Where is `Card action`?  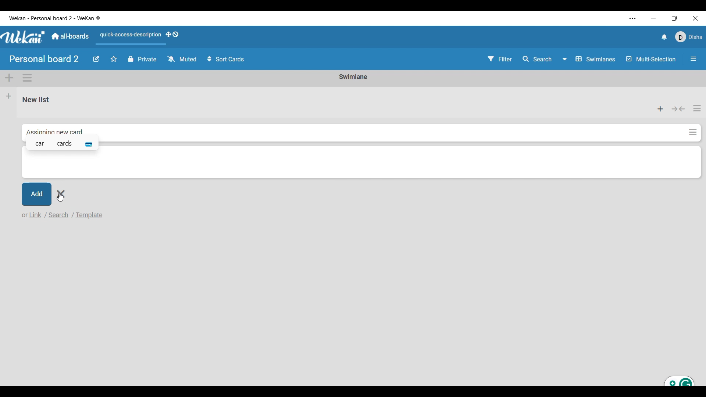
Card action is located at coordinates (692, 132).